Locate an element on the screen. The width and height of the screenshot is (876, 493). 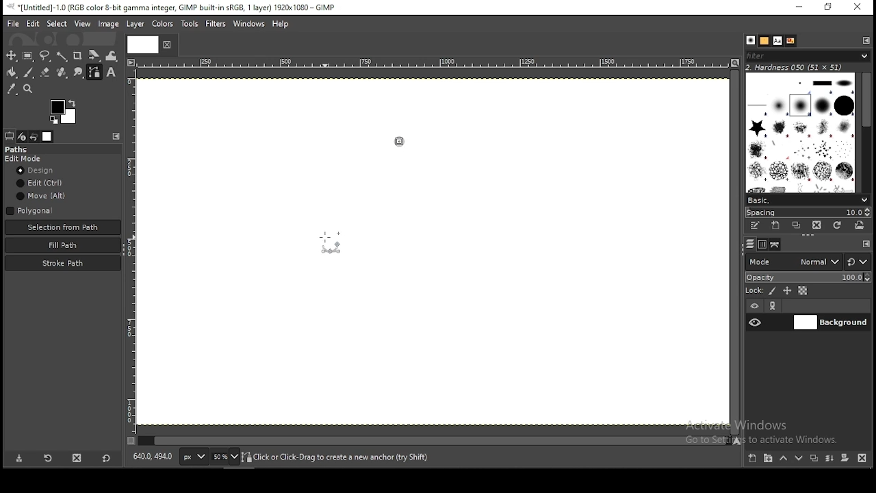
filters is located at coordinates (810, 57).